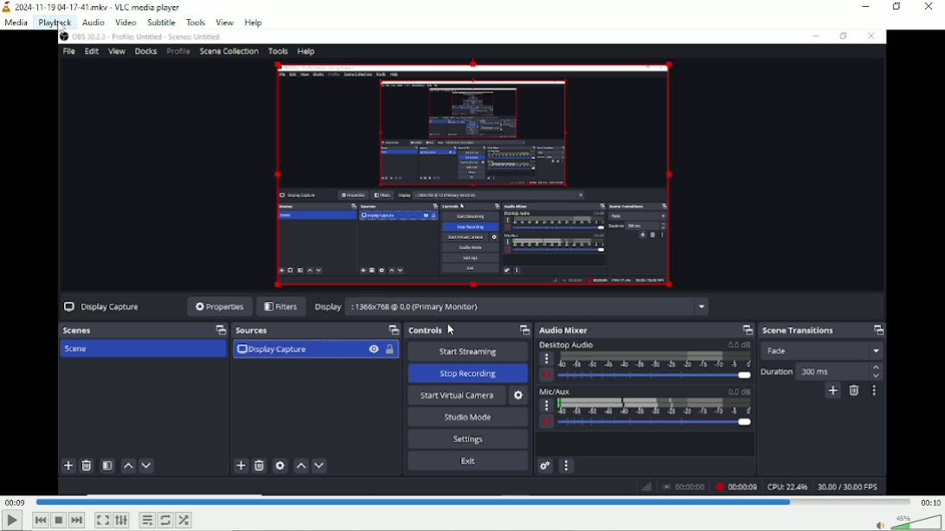 Image resolution: width=945 pixels, height=531 pixels. What do you see at coordinates (183, 521) in the screenshot?
I see `random` at bounding box center [183, 521].